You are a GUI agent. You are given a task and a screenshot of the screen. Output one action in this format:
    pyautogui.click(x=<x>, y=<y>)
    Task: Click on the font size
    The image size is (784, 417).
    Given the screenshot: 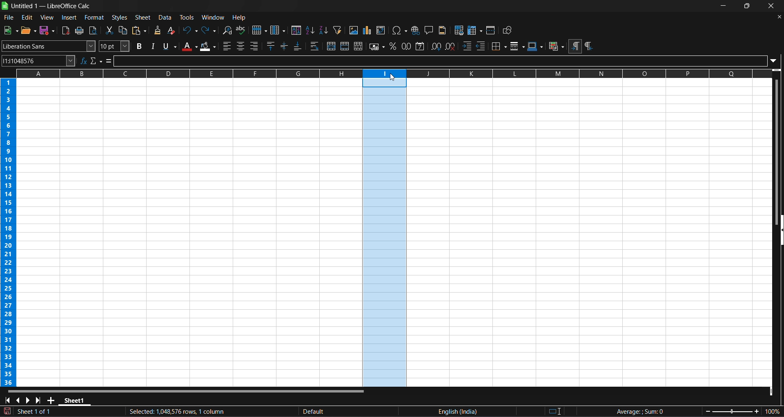 What is the action you would take?
    pyautogui.click(x=113, y=46)
    